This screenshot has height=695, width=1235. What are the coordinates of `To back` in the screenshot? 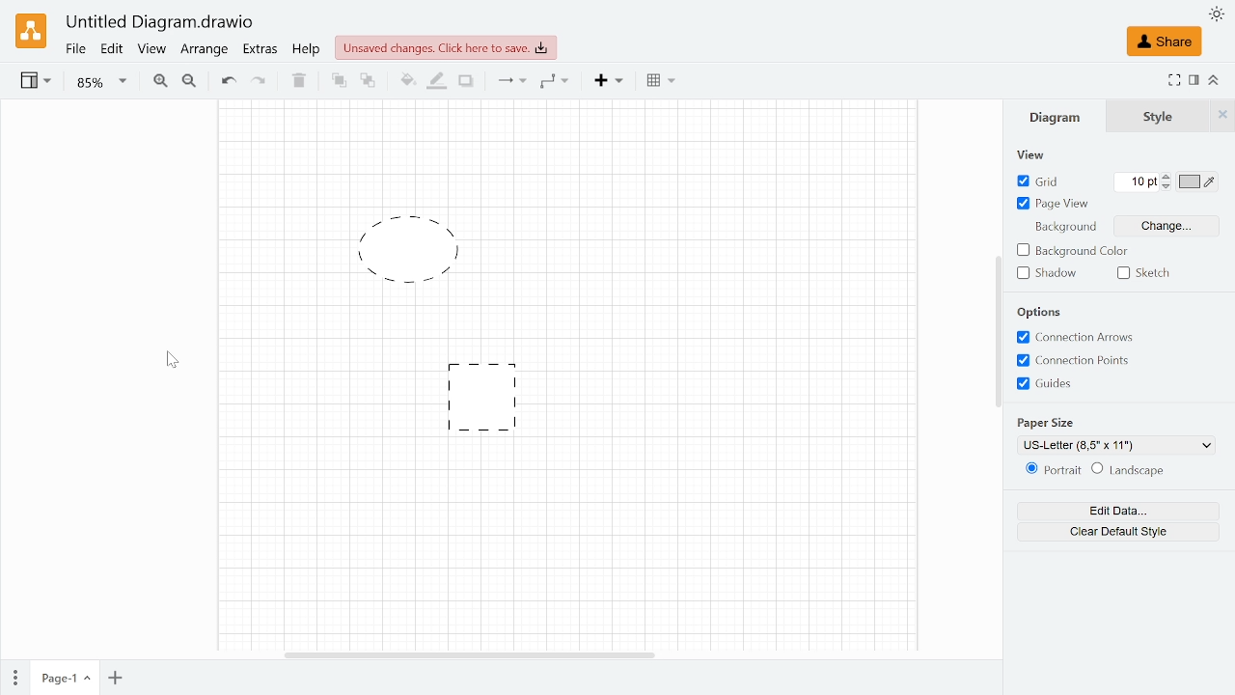 It's located at (368, 81).